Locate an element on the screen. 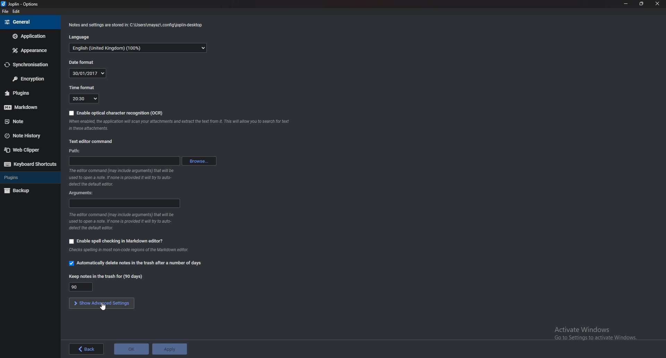  general is located at coordinates (29, 22).